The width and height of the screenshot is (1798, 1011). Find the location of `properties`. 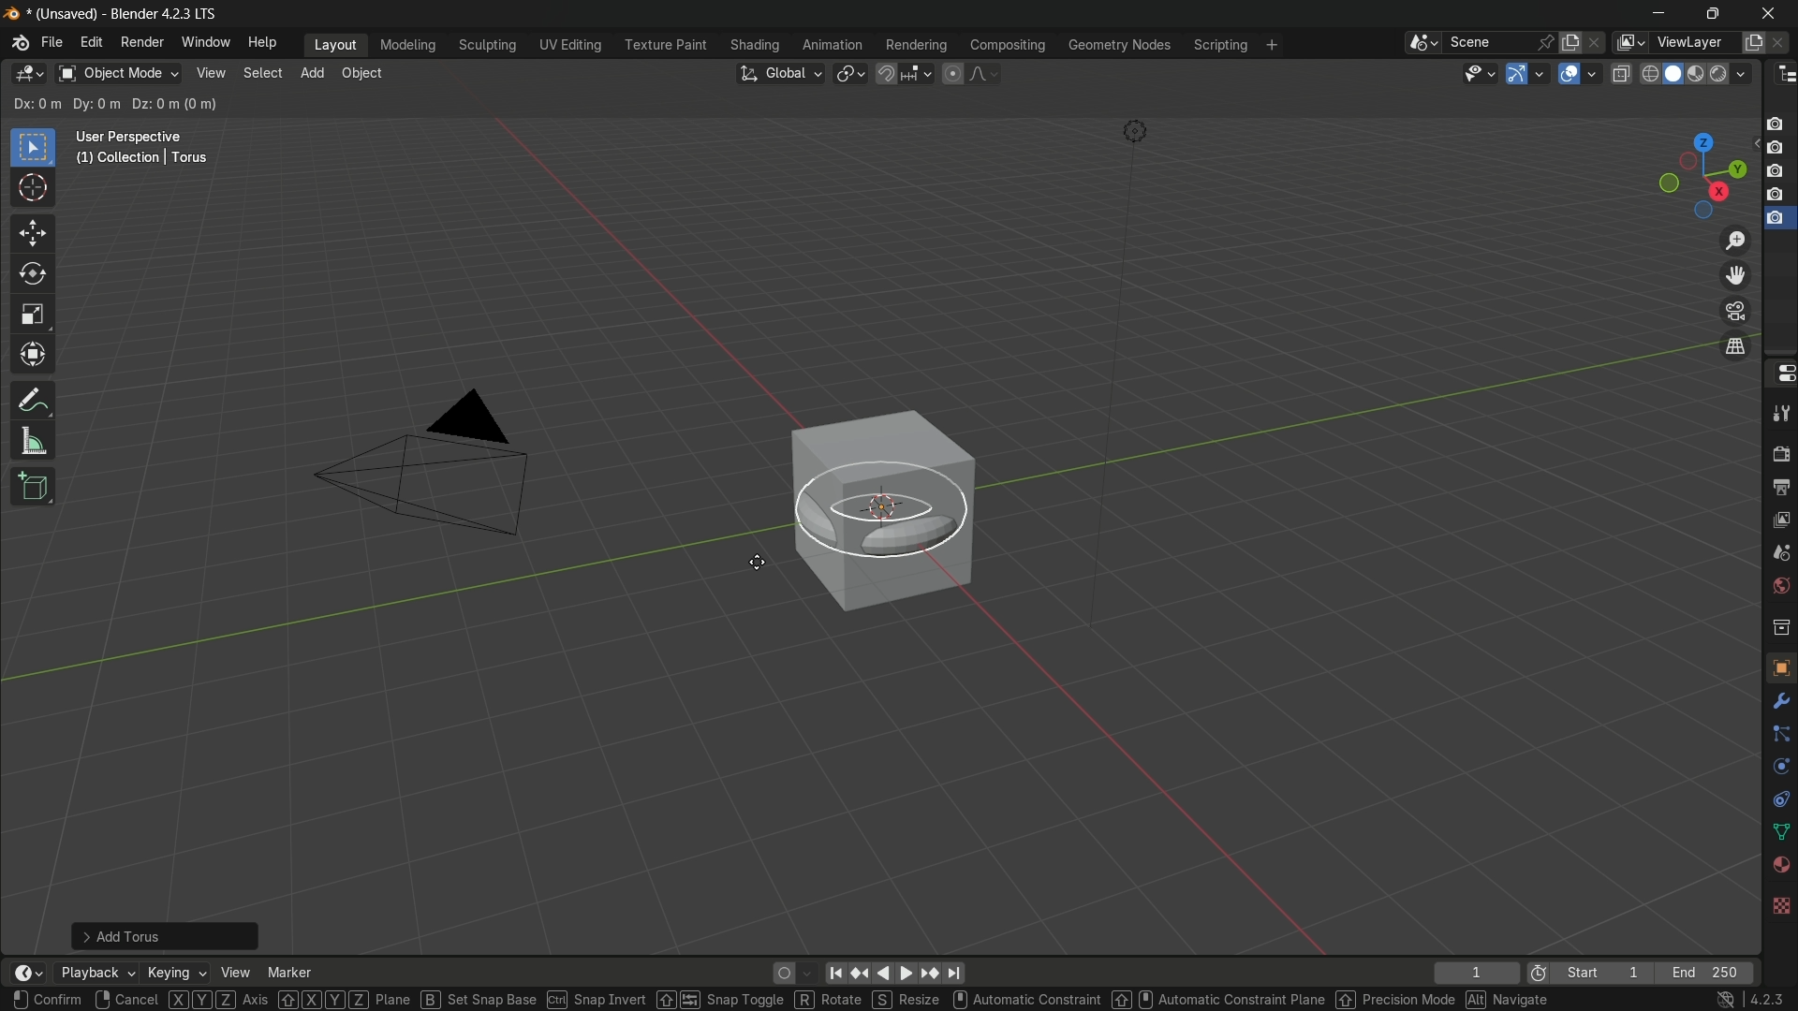

properties is located at coordinates (1780, 373).